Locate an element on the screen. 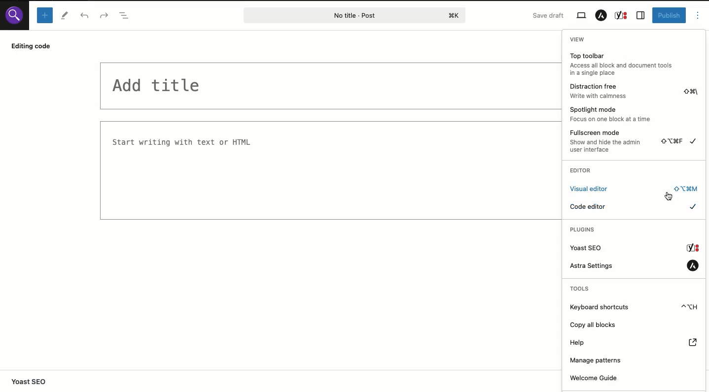 This screenshot has width=709, height=392. Options is located at coordinates (697, 15).